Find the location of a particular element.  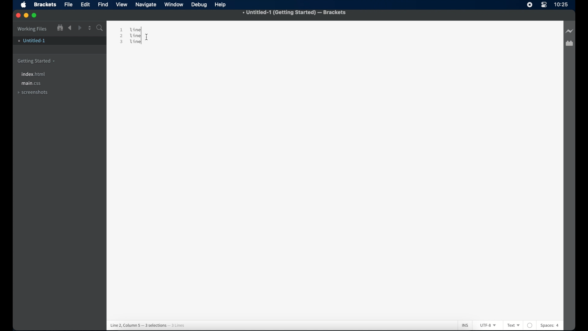

brackets is located at coordinates (46, 4).